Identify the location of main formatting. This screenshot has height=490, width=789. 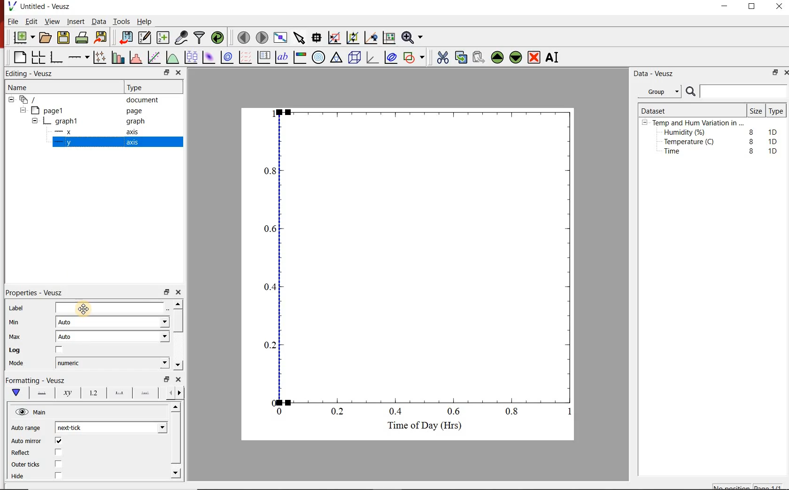
(17, 393).